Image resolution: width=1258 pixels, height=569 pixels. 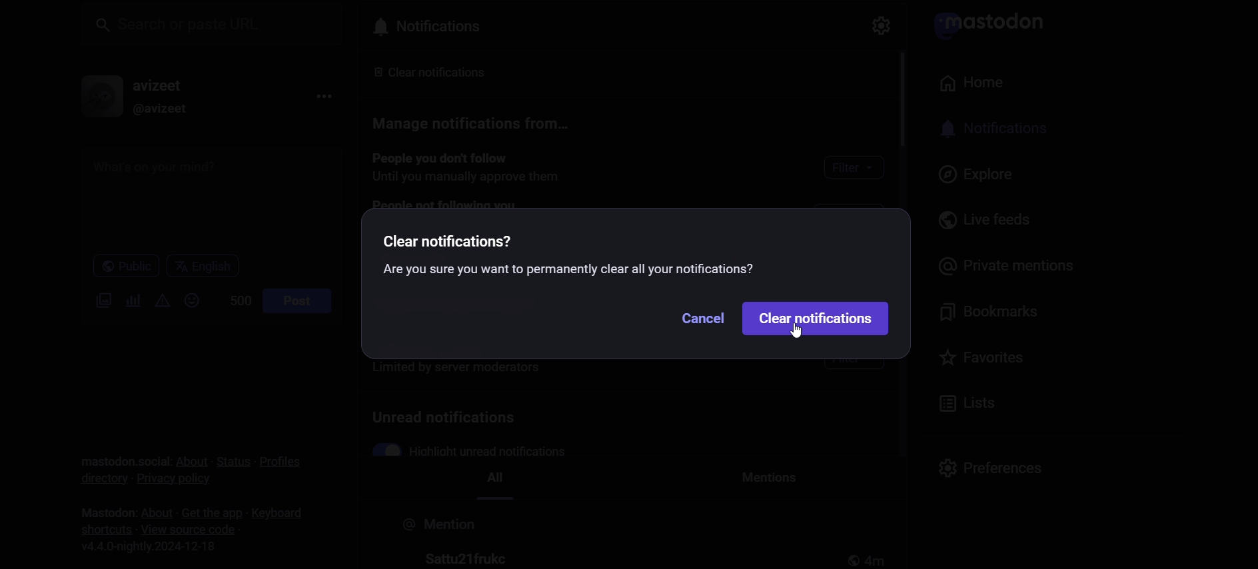 What do you see at coordinates (574, 254) in the screenshot?
I see `Clear notifications?
Are you sure you want to permanently clear all your notifications?` at bounding box center [574, 254].